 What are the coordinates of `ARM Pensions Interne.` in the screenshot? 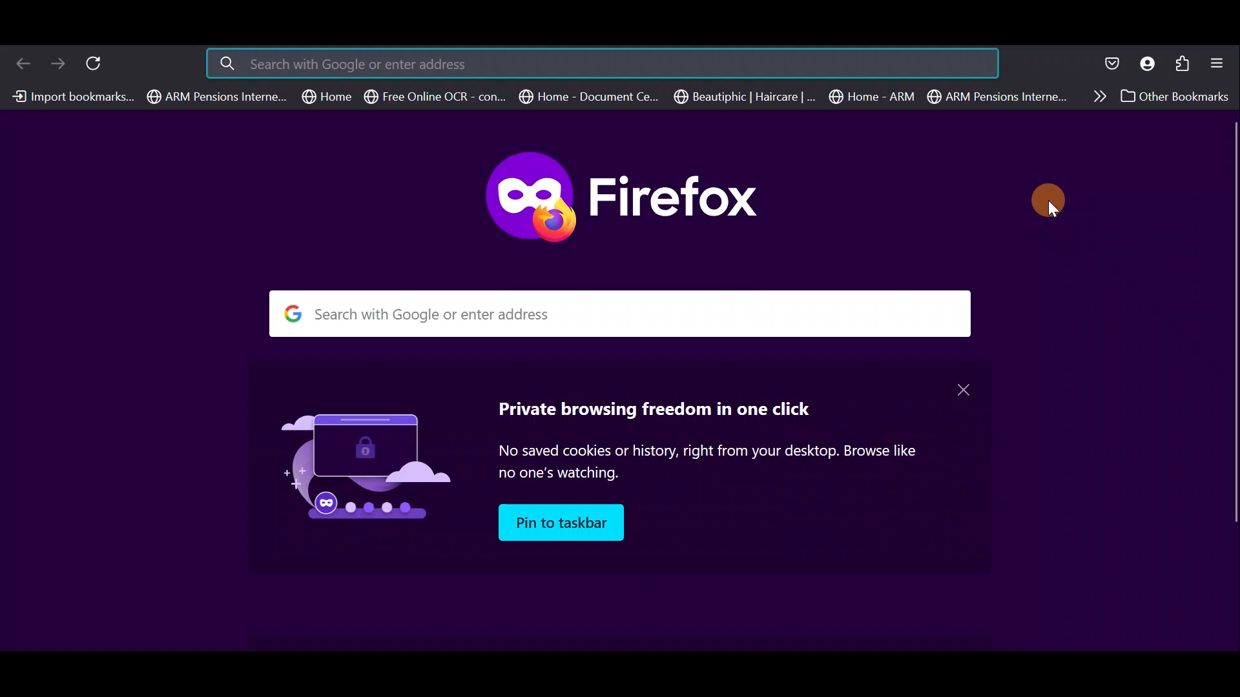 It's located at (995, 97).